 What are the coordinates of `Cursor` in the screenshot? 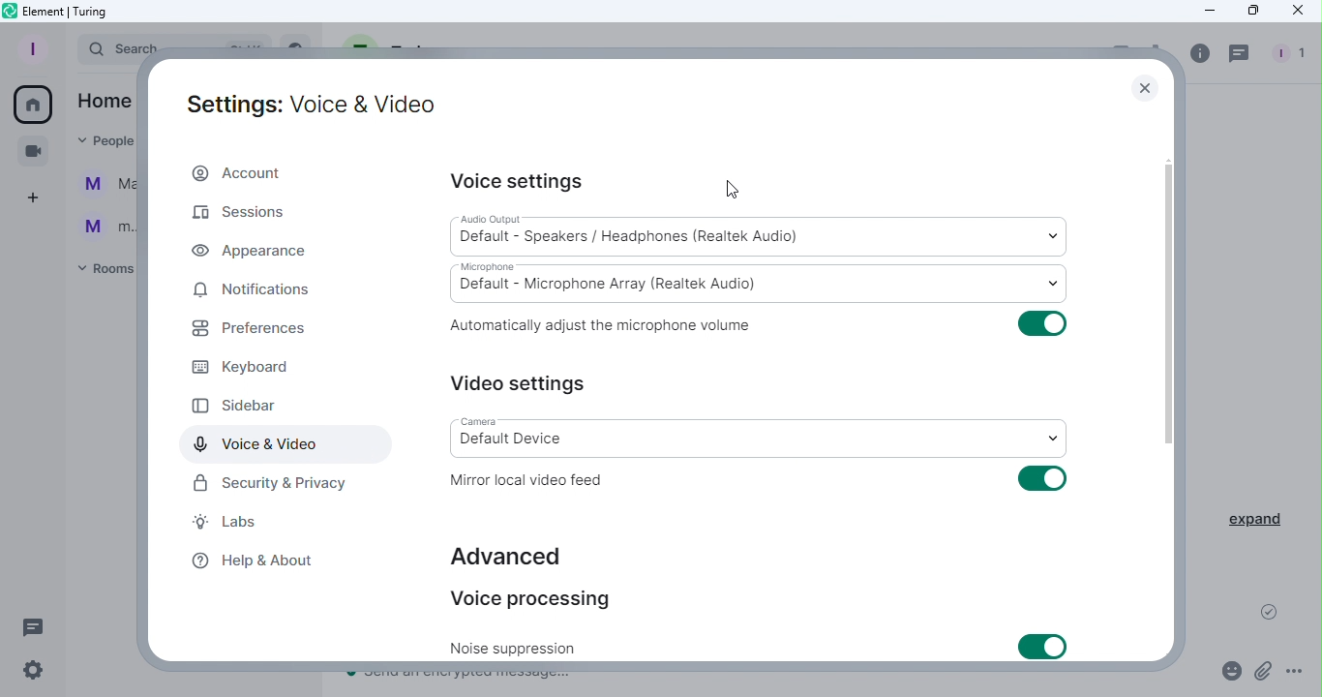 It's located at (732, 190).